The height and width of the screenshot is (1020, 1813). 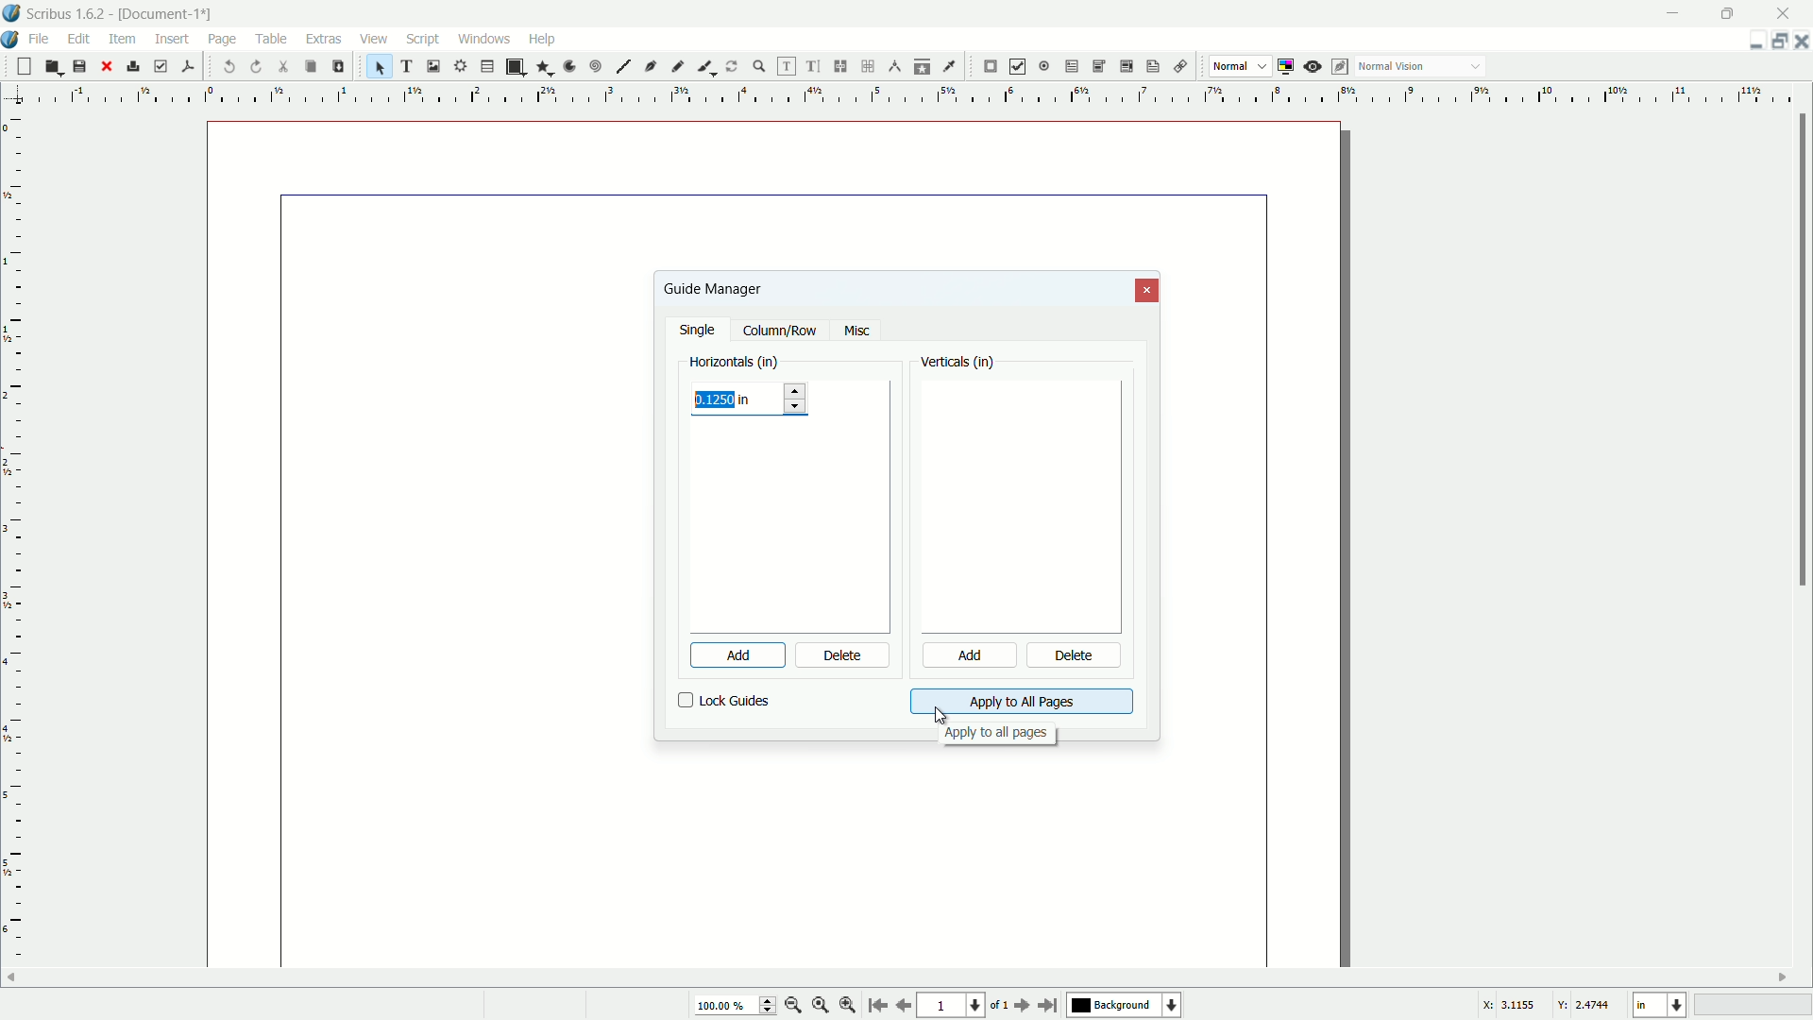 What do you see at coordinates (759, 65) in the screenshot?
I see `zoom in or out` at bounding box center [759, 65].